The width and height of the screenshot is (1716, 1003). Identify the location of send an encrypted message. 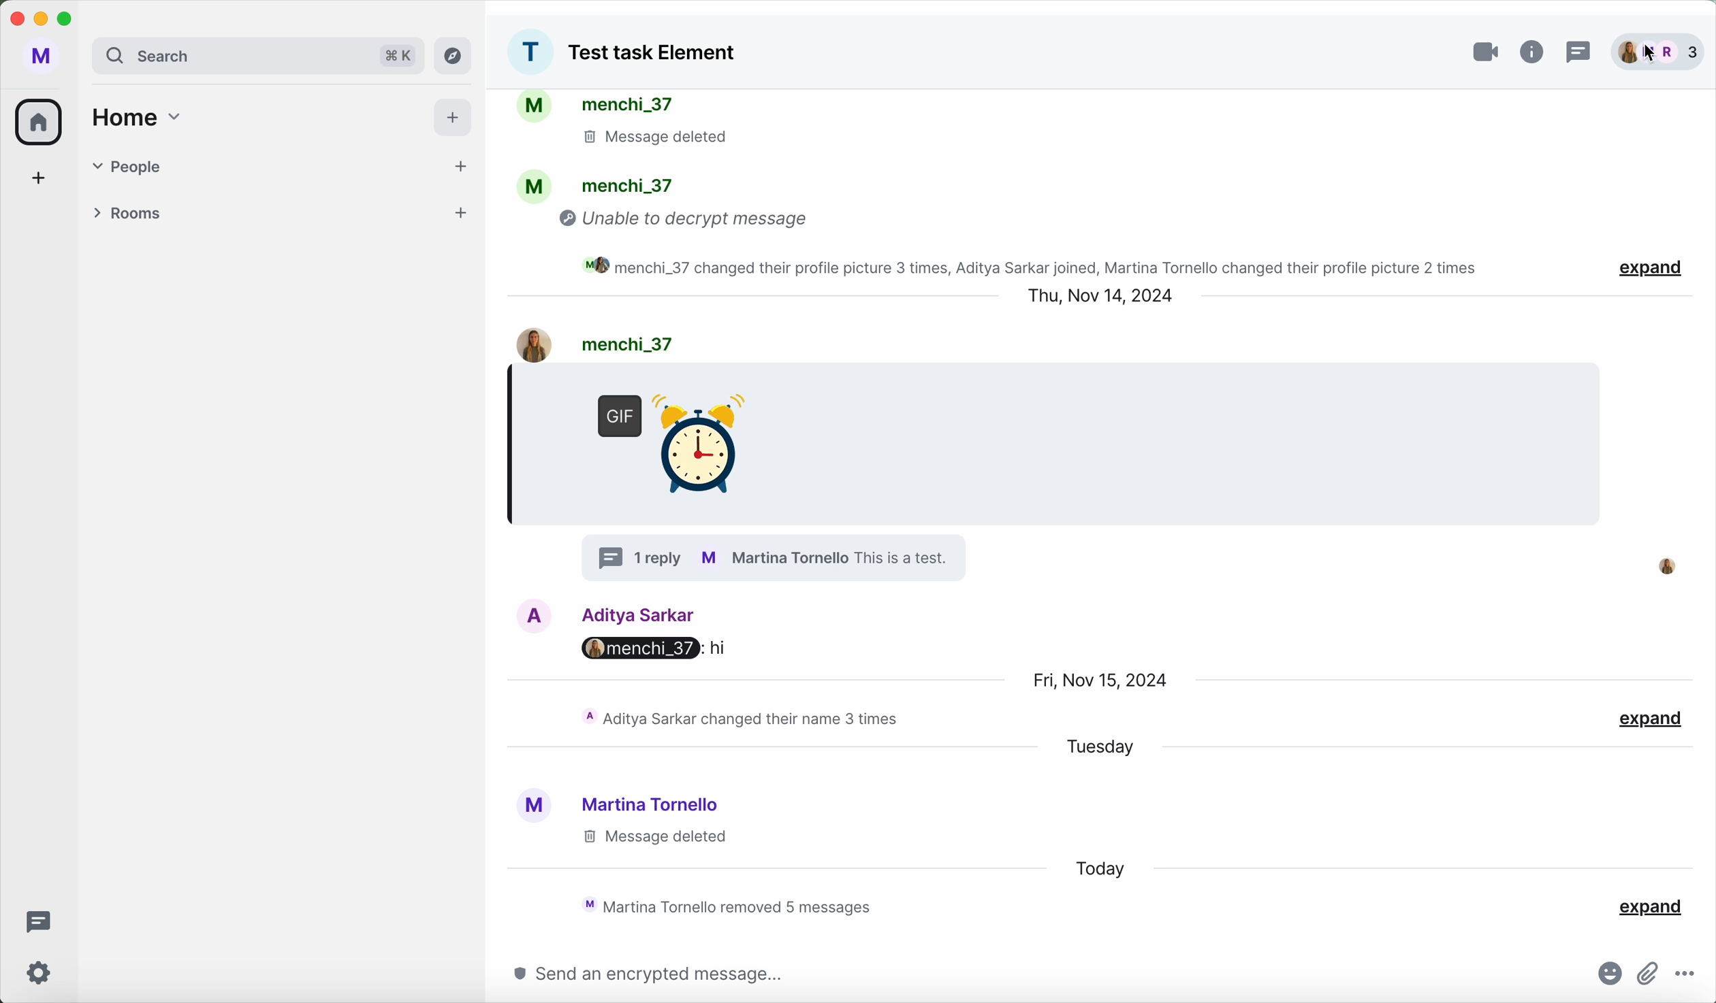
(638, 974).